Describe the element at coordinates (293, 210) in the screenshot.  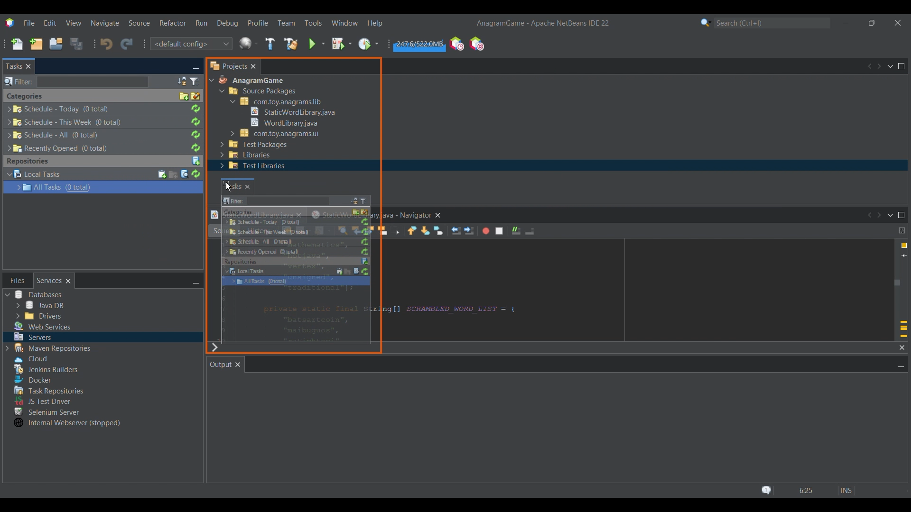
I see `` at that location.